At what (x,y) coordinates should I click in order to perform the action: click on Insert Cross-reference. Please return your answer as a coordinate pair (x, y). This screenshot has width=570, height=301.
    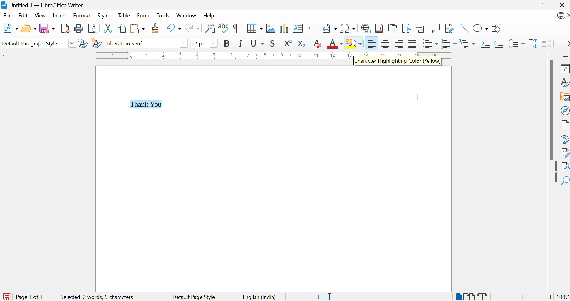
    Looking at the image, I should click on (420, 28).